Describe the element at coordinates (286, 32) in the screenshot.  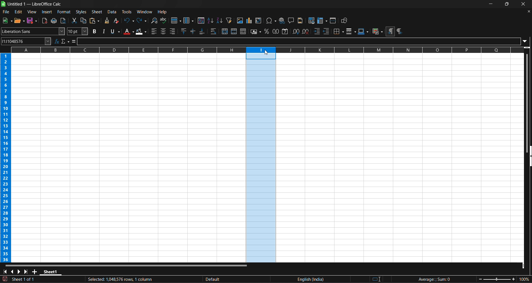
I see `format as date` at that location.